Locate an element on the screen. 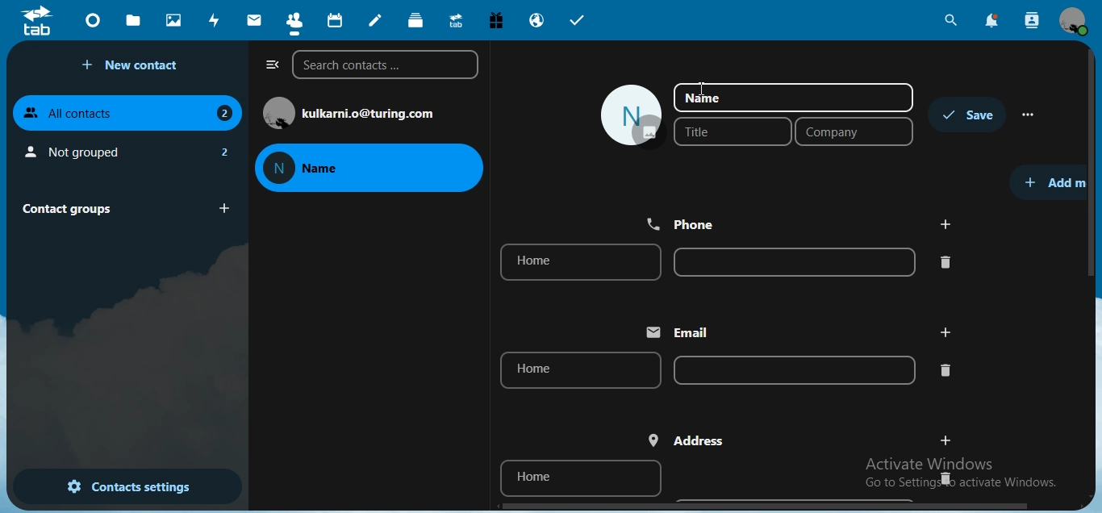  title is located at coordinates (727, 131).